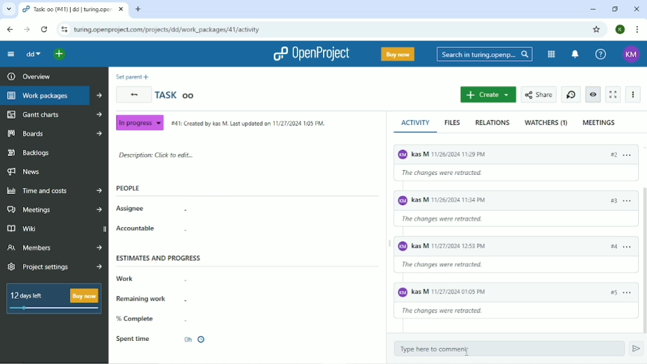 The width and height of the screenshot is (647, 364). Describe the element at coordinates (594, 94) in the screenshot. I see `Unwatch work package` at that location.